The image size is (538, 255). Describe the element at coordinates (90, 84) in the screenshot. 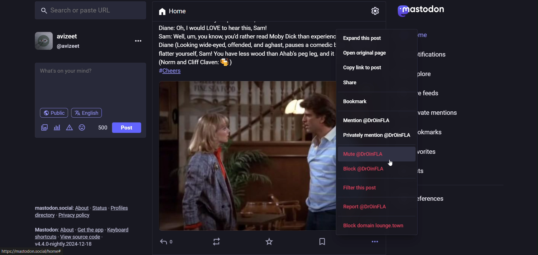

I see `whats on your mind` at that location.